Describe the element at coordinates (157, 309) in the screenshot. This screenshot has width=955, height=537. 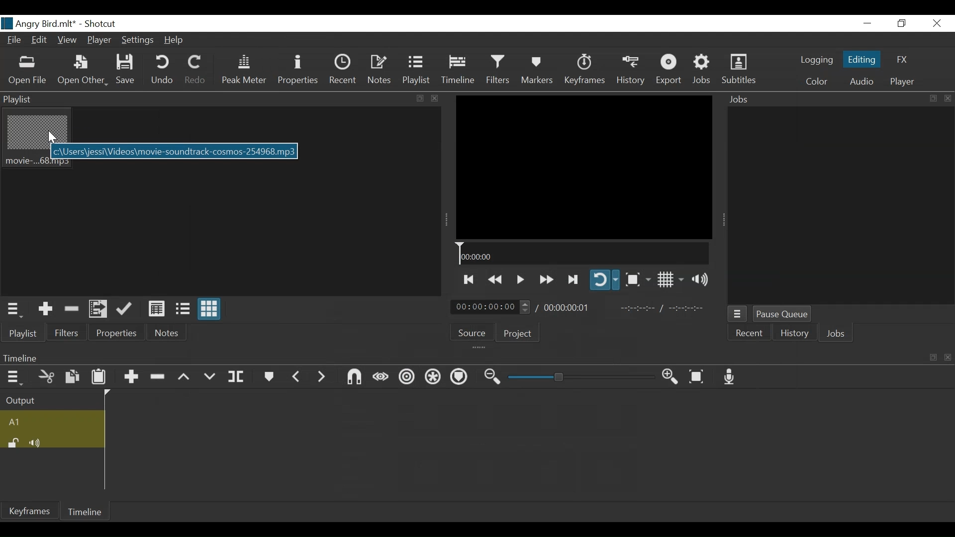
I see `View as Details` at that location.